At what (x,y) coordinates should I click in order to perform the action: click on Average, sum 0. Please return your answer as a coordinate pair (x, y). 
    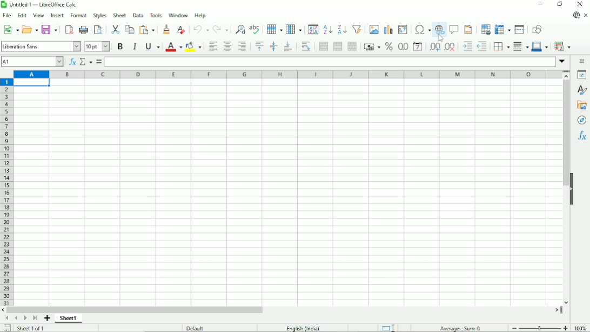
    Looking at the image, I should click on (461, 328).